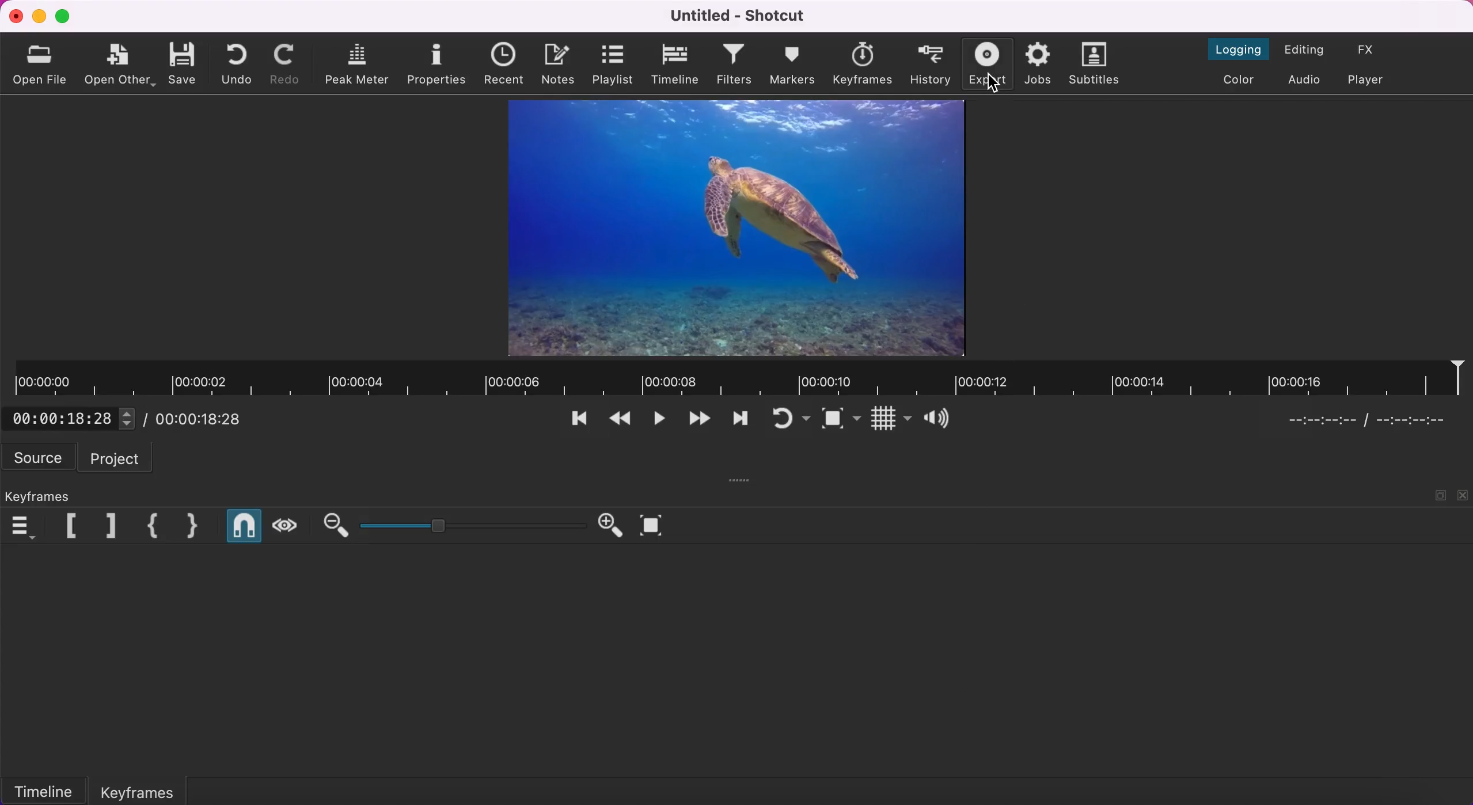 Image resolution: width=1473 pixels, height=805 pixels. Describe the element at coordinates (932, 63) in the screenshot. I see `history` at that location.